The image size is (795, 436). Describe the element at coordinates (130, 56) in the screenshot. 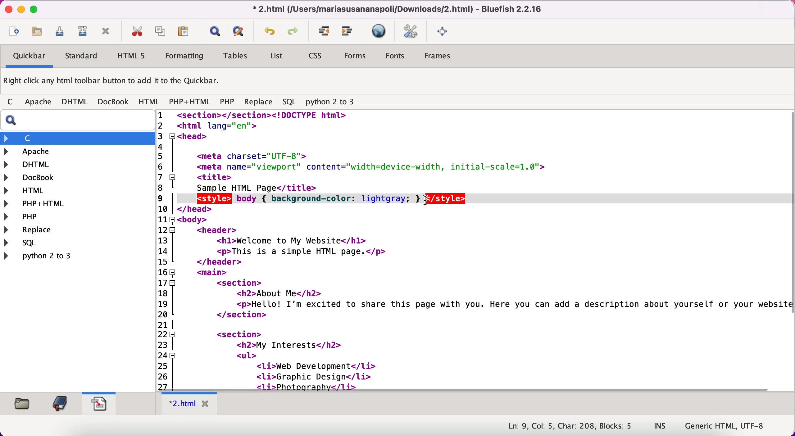

I see `html5` at that location.